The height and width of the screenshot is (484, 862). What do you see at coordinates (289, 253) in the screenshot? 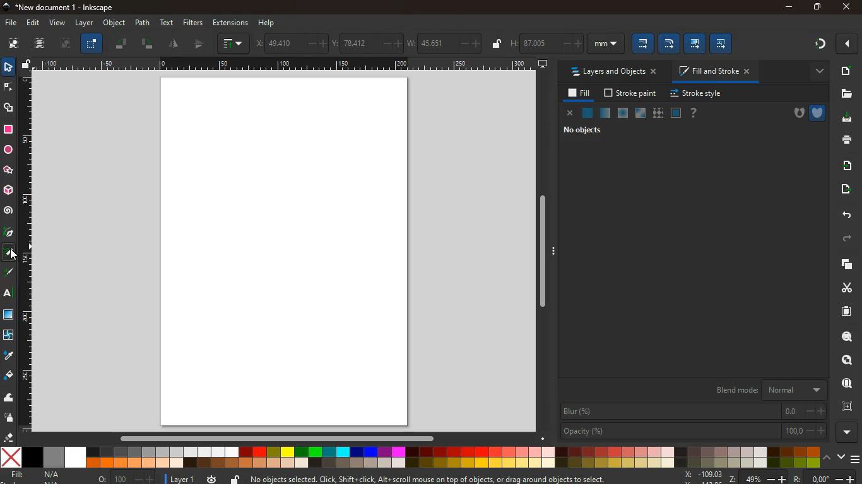
I see `screen` at bounding box center [289, 253].